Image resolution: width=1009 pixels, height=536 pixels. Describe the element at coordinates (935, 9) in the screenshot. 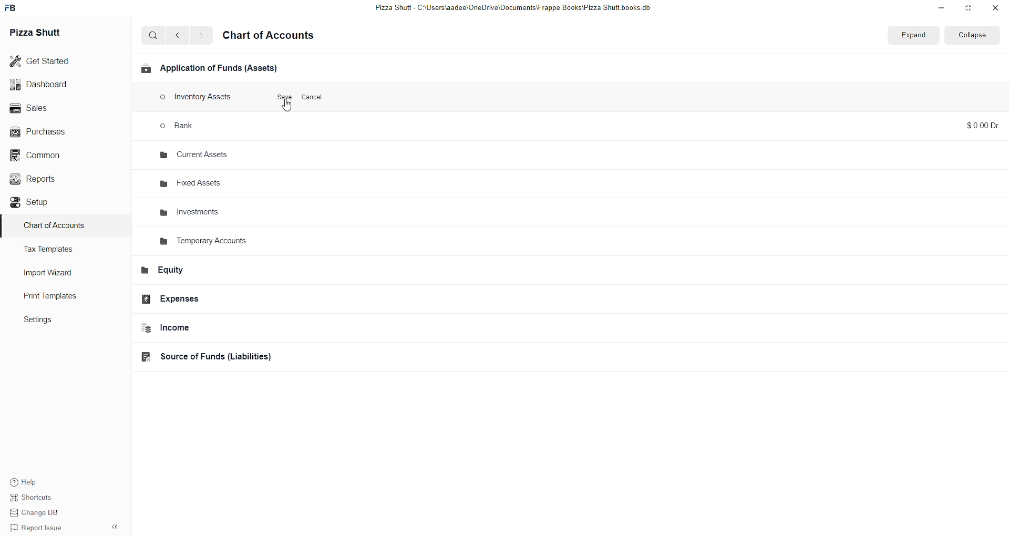

I see `minimize ` at that location.